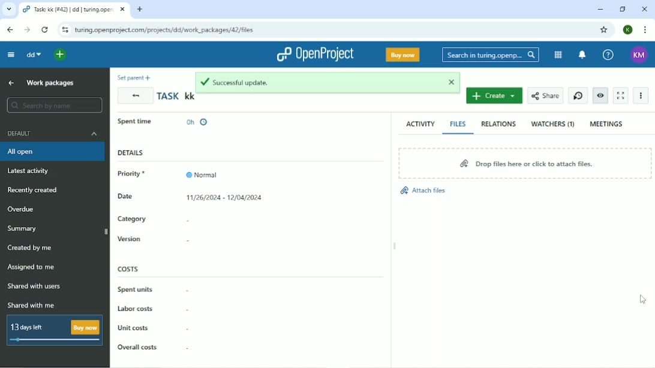  Describe the element at coordinates (623, 10) in the screenshot. I see `Restore down` at that location.